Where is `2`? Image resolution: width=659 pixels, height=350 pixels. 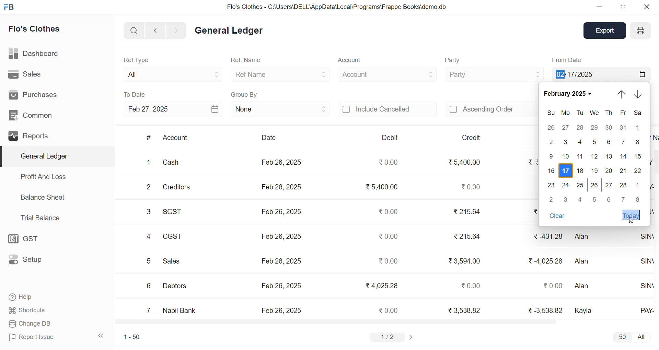
2 is located at coordinates (553, 200).